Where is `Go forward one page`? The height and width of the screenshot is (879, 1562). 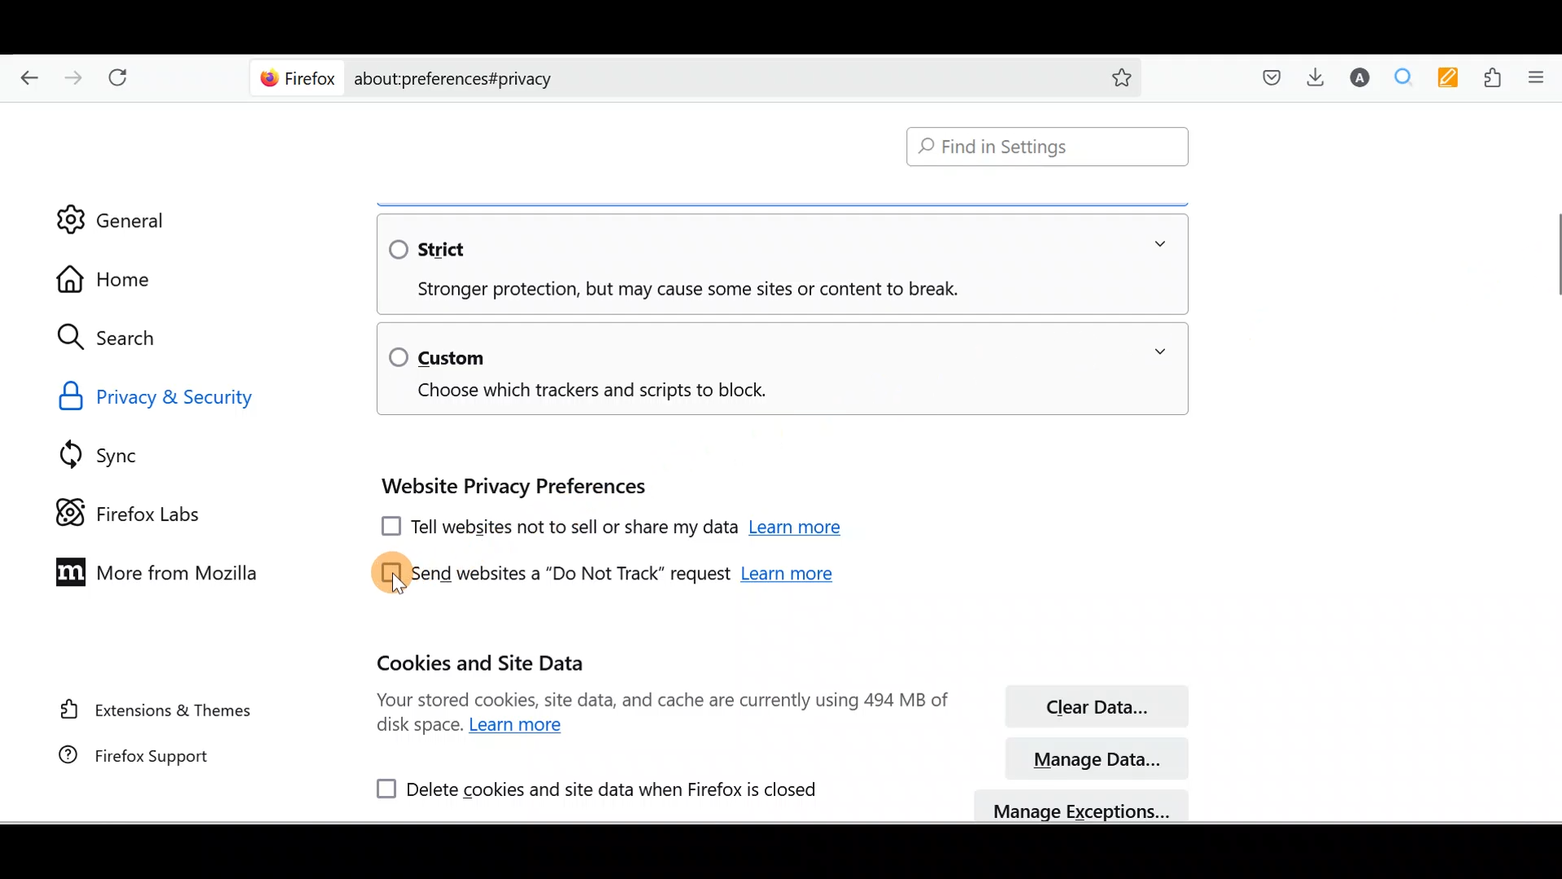 Go forward one page is located at coordinates (74, 71).